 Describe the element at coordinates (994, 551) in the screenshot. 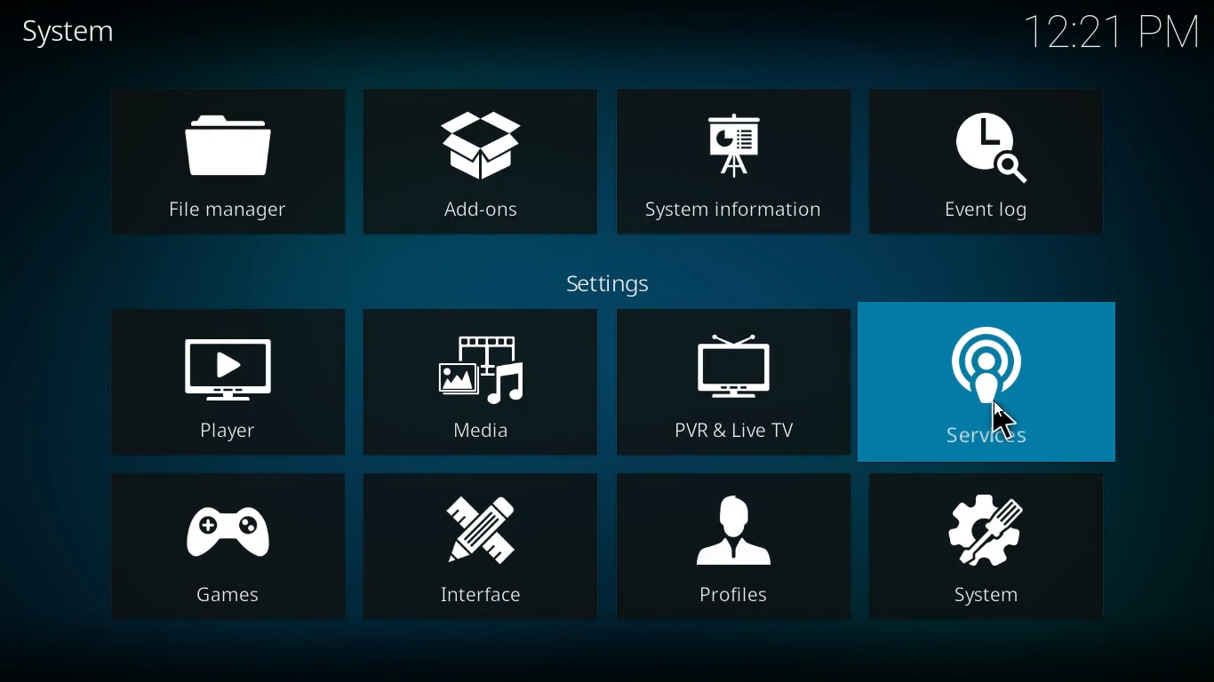

I see `system` at that location.